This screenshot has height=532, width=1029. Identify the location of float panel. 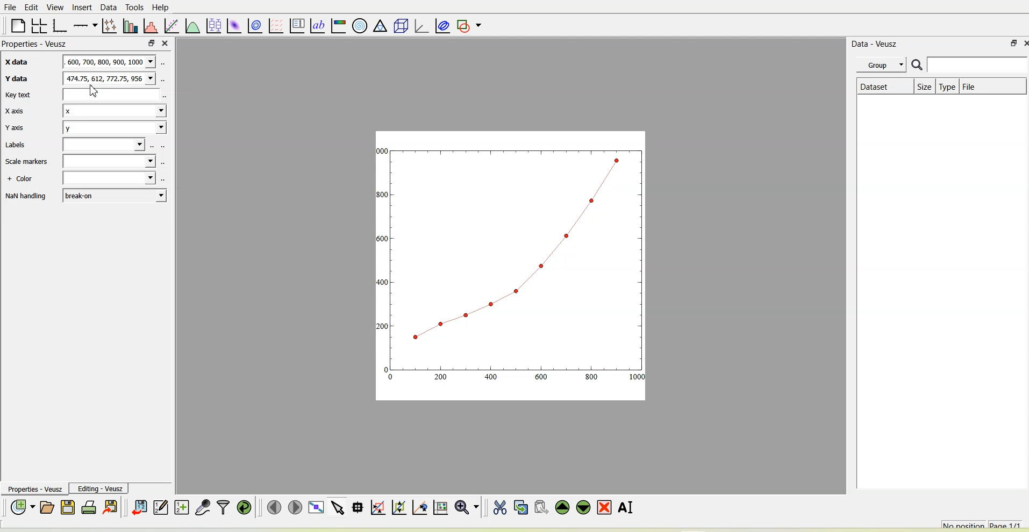
(152, 43).